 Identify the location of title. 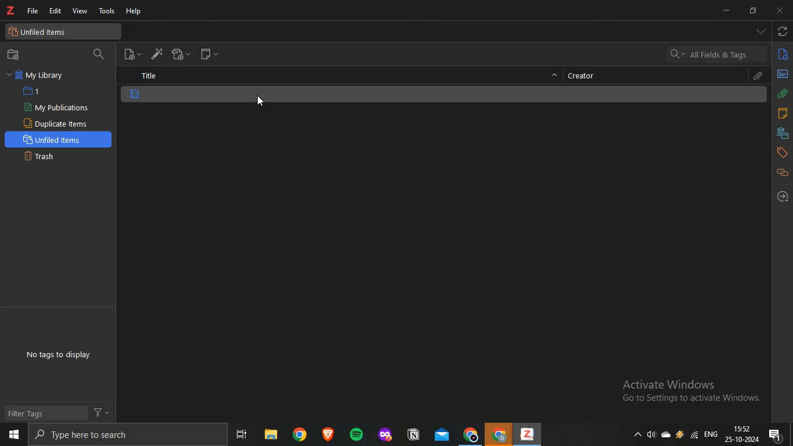
(148, 76).